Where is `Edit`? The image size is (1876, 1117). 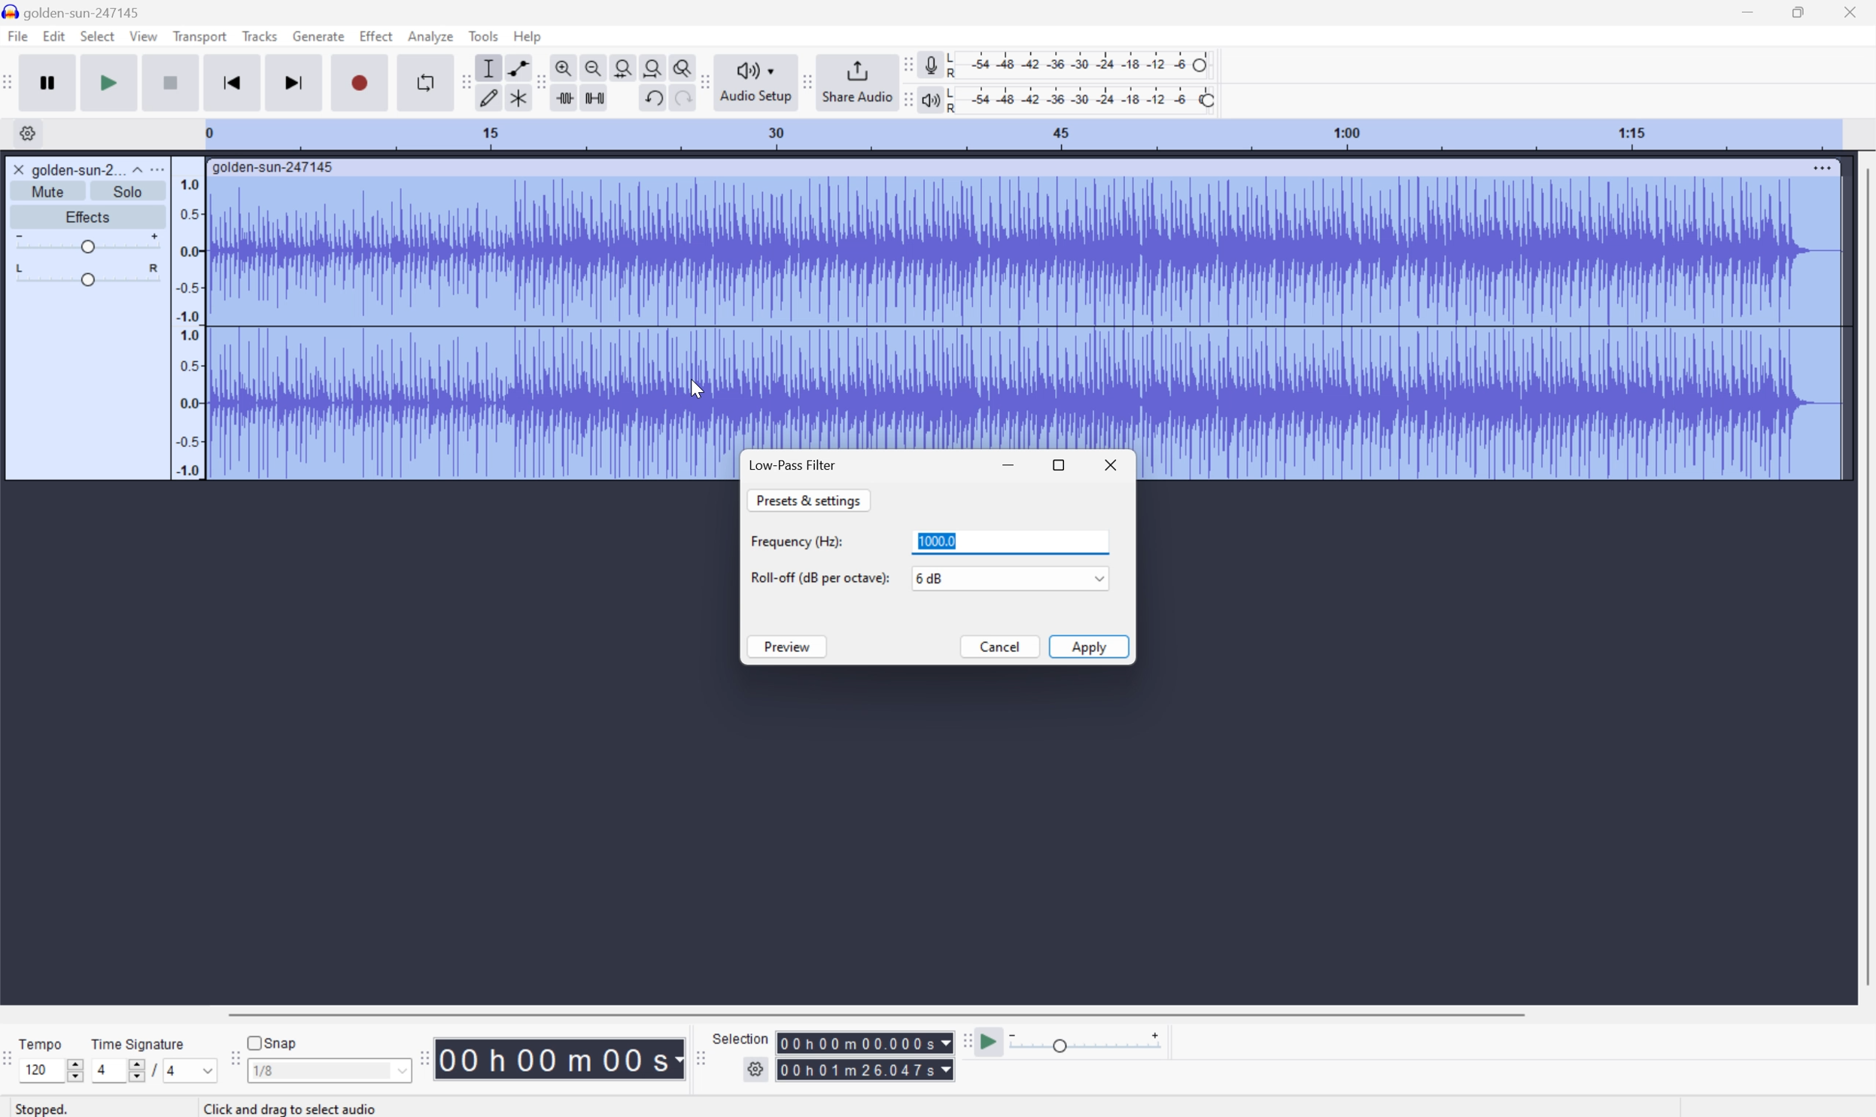
Edit is located at coordinates (54, 36).